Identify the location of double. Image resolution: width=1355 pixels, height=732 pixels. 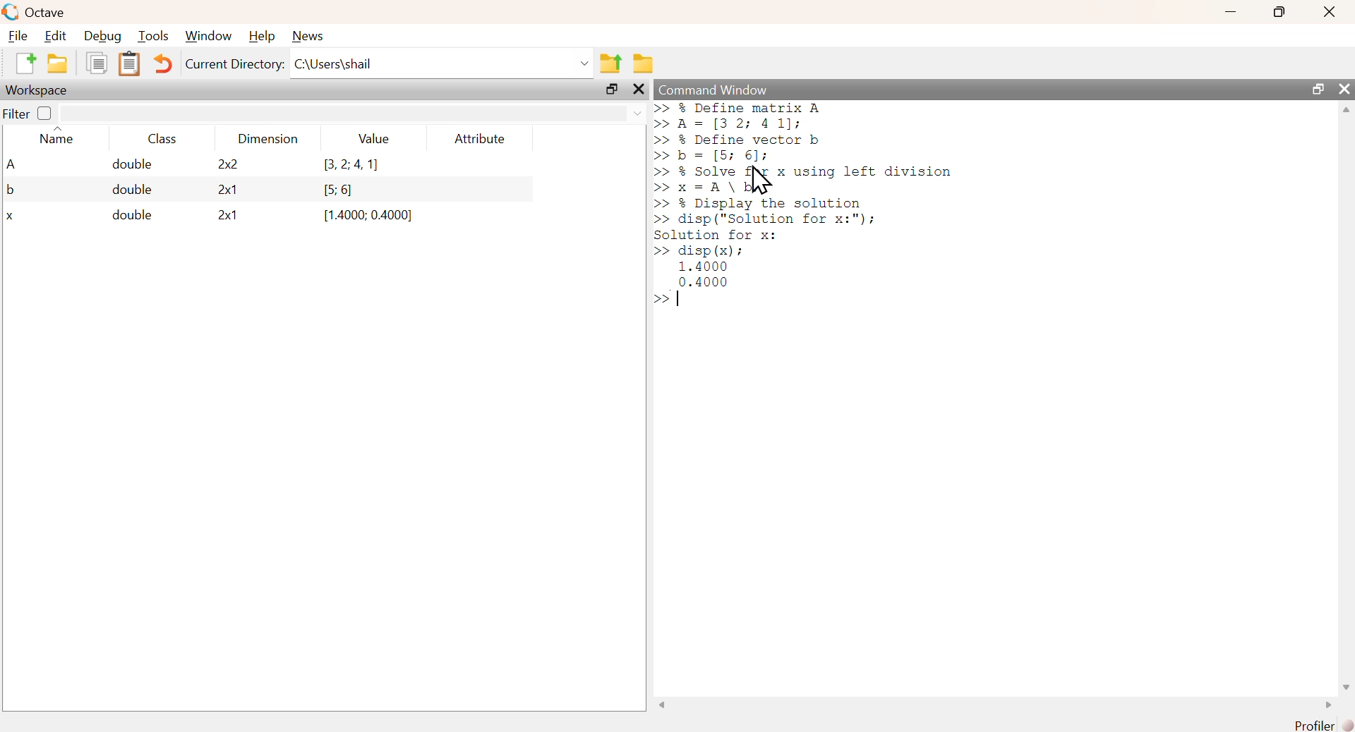
(126, 190).